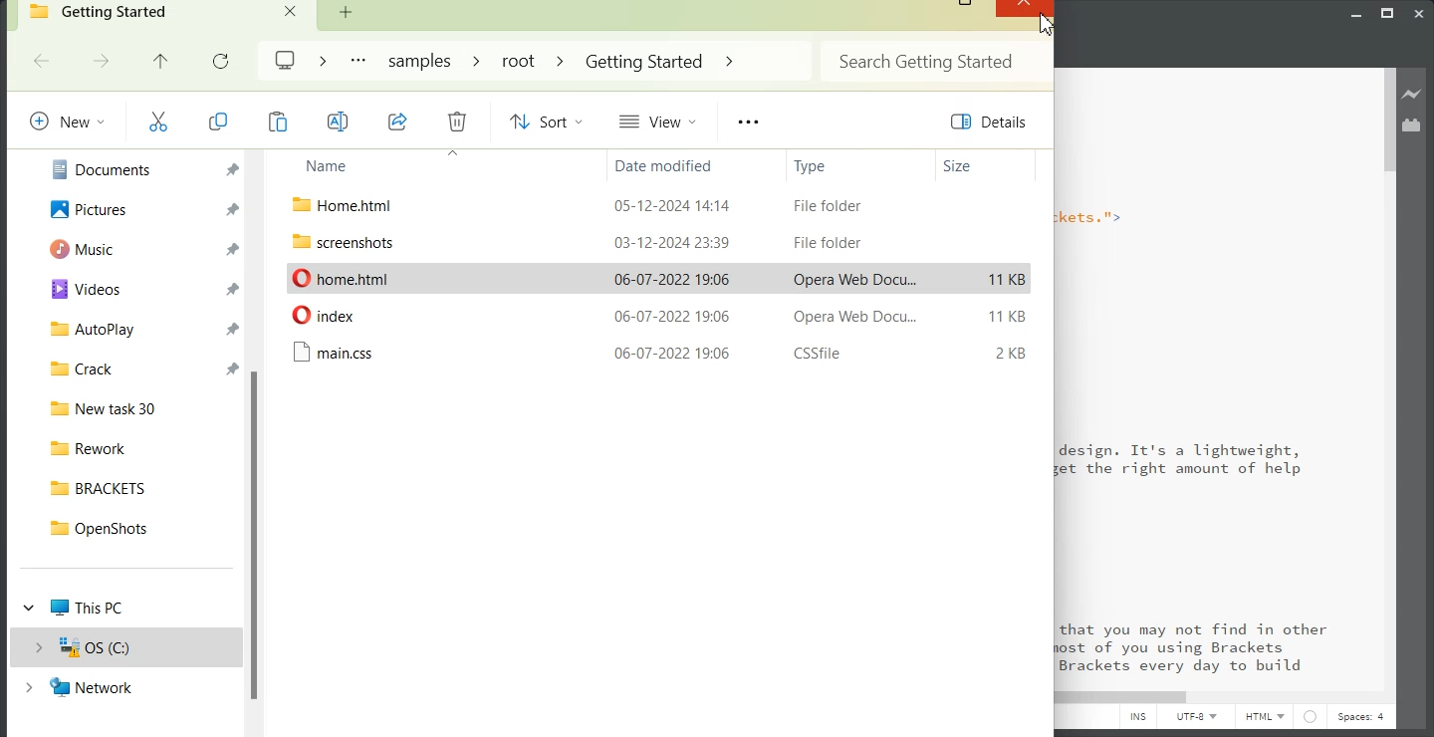 The height and width of the screenshot is (737, 1434). I want to click on Up to previous file, so click(160, 61).